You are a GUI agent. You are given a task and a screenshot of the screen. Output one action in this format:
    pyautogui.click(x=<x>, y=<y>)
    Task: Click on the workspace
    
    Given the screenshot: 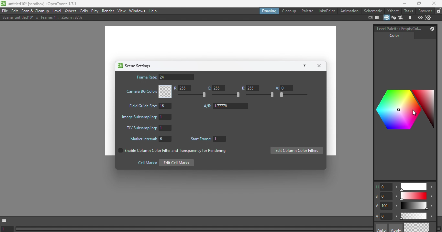 What is the action you would take?
    pyautogui.click(x=221, y=43)
    